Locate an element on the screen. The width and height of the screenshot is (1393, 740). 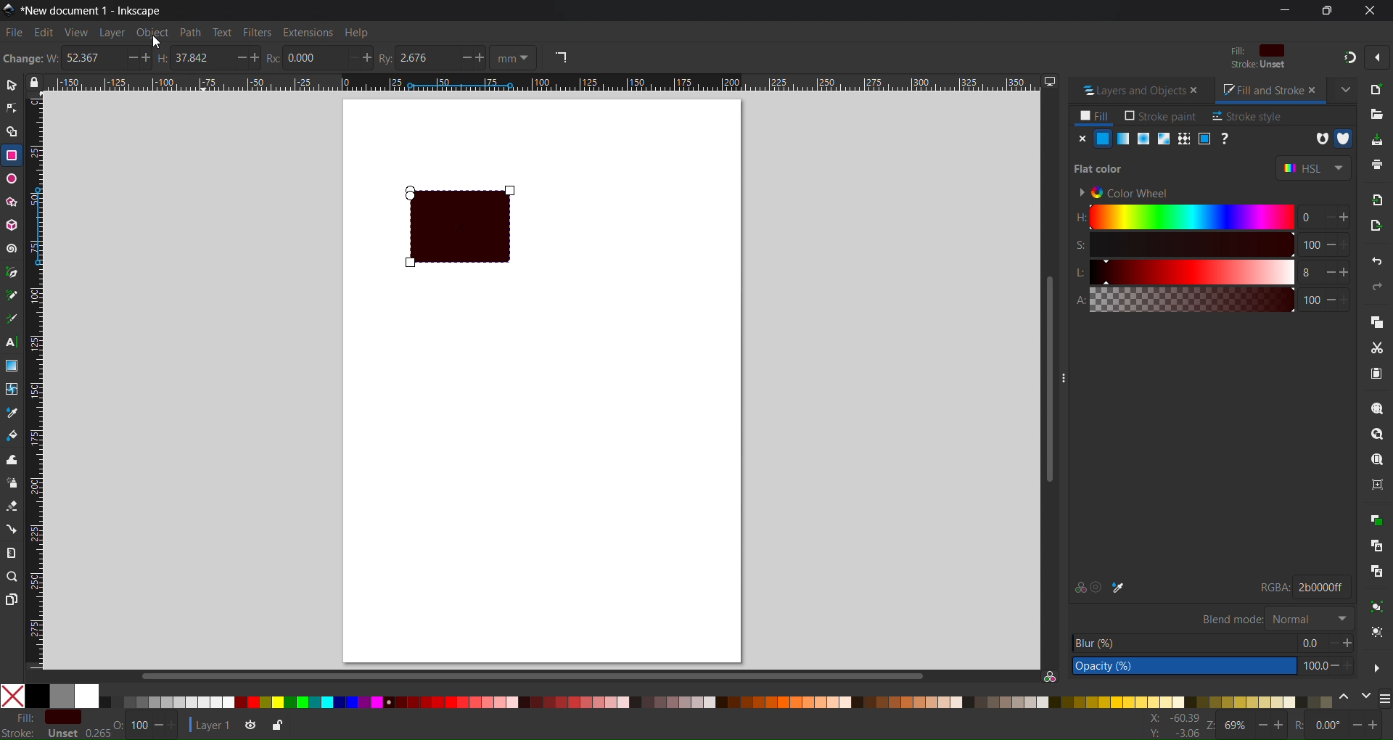
Out of gamut is located at coordinates (1099, 587).